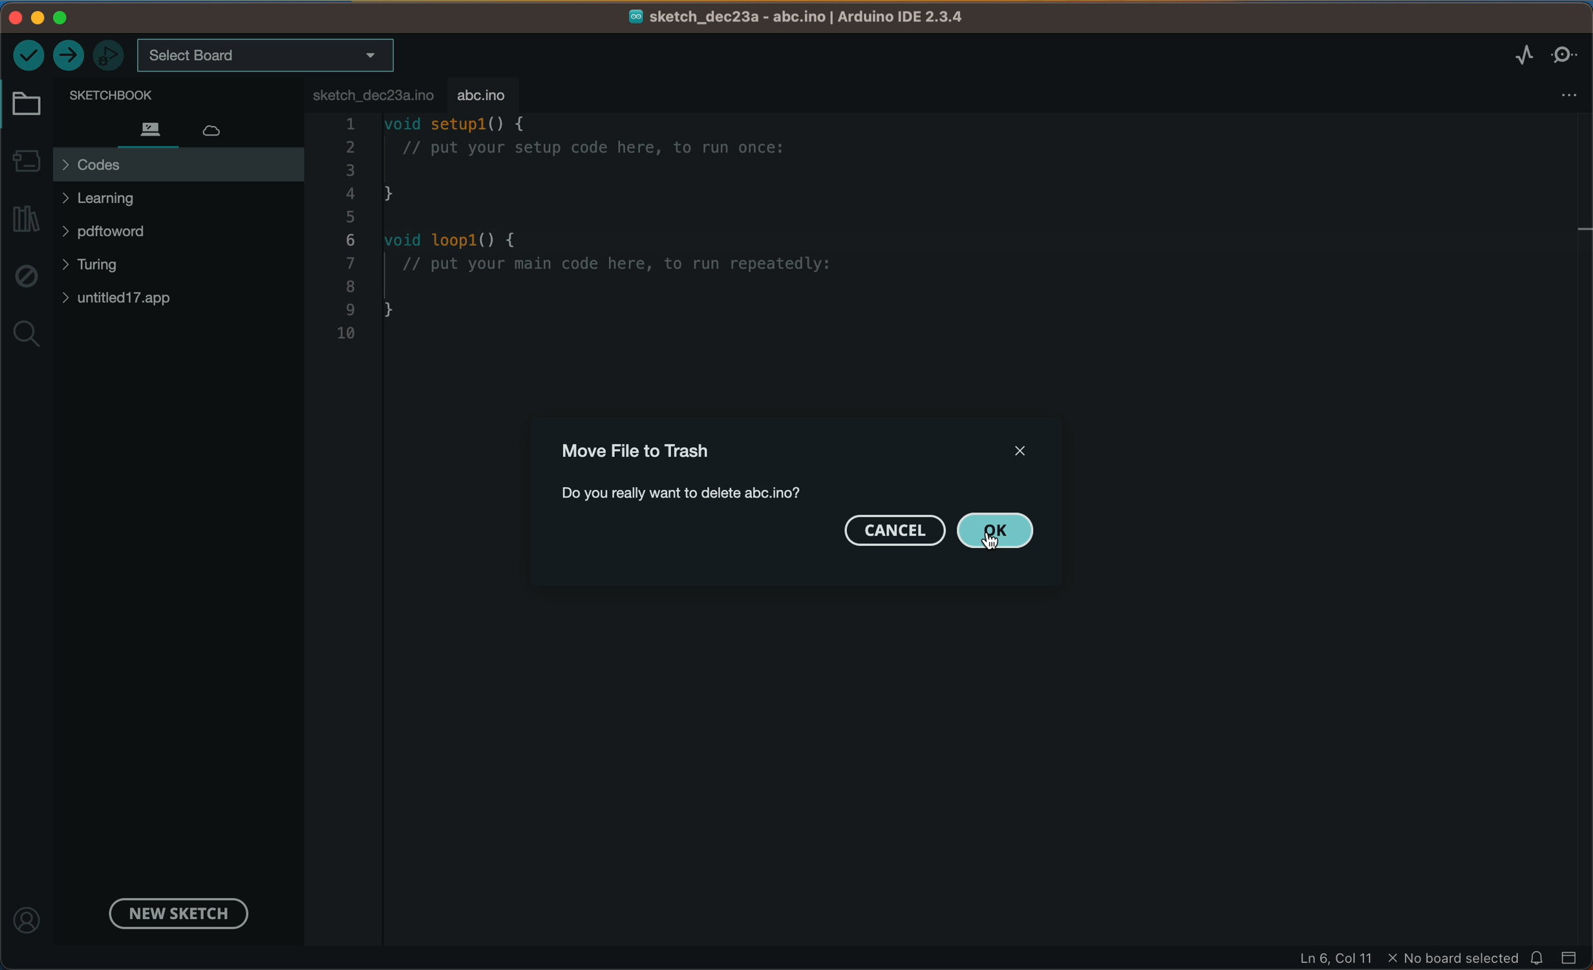 The height and width of the screenshot is (970, 1593). Describe the element at coordinates (182, 914) in the screenshot. I see `new sketch` at that location.